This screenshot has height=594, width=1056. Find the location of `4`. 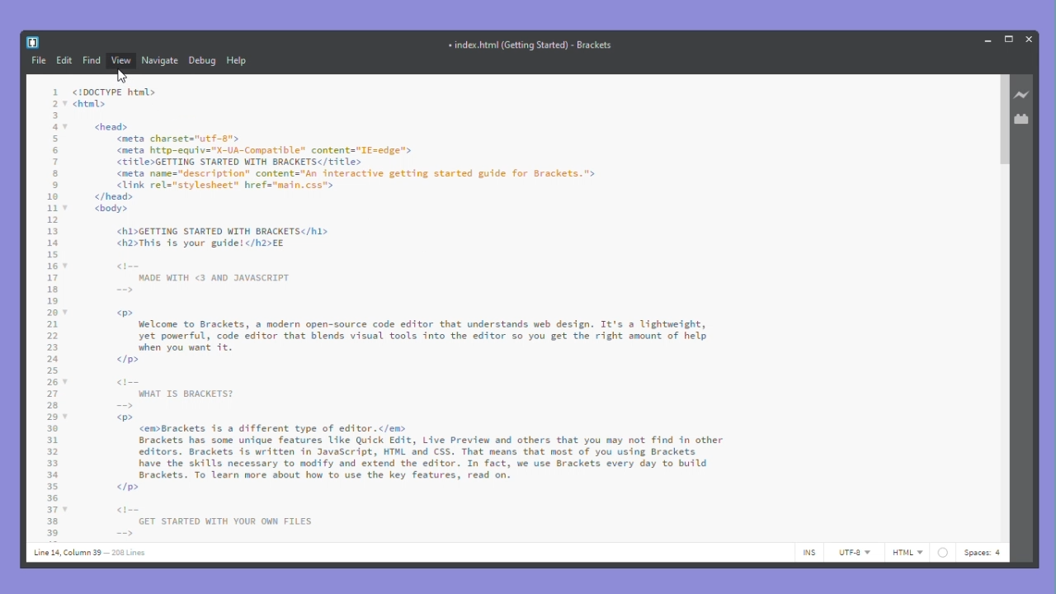

4 is located at coordinates (54, 127).